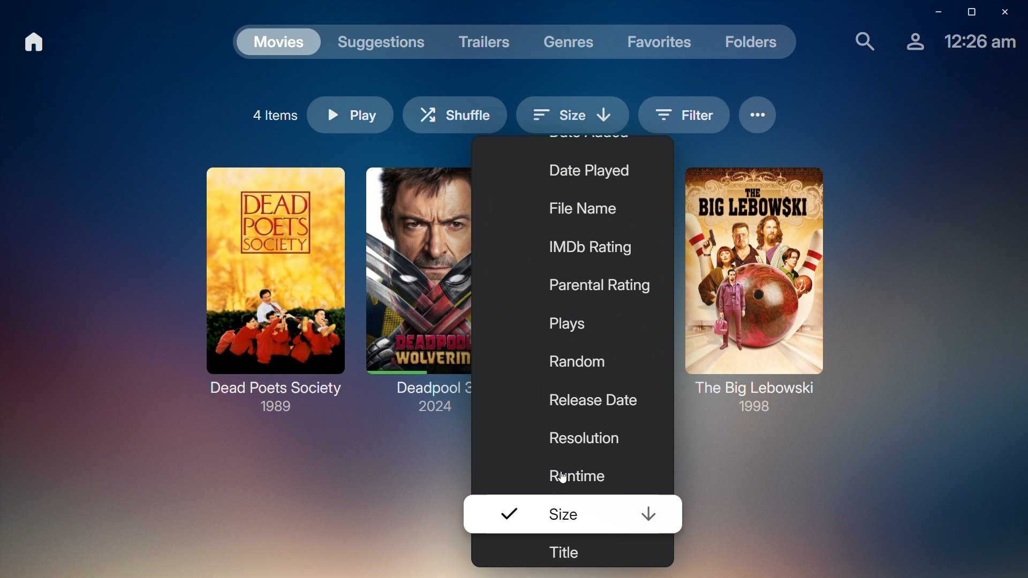 Image resolution: width=1028 pixels, height=578 pixels. I want to click on Suggestions, so click(384, 40).